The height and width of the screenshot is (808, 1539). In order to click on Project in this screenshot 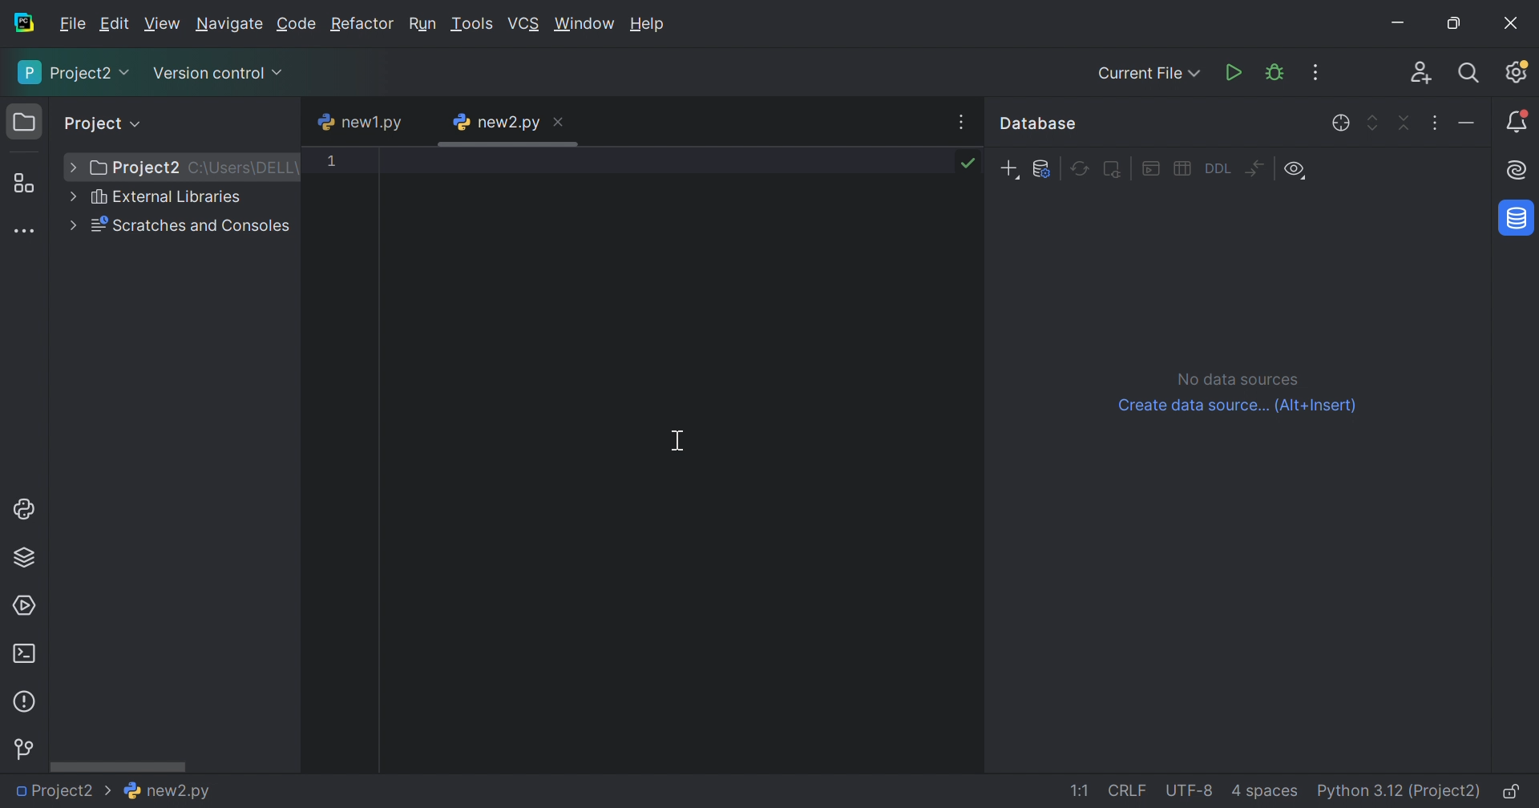, I will do `click(101, 123)`.